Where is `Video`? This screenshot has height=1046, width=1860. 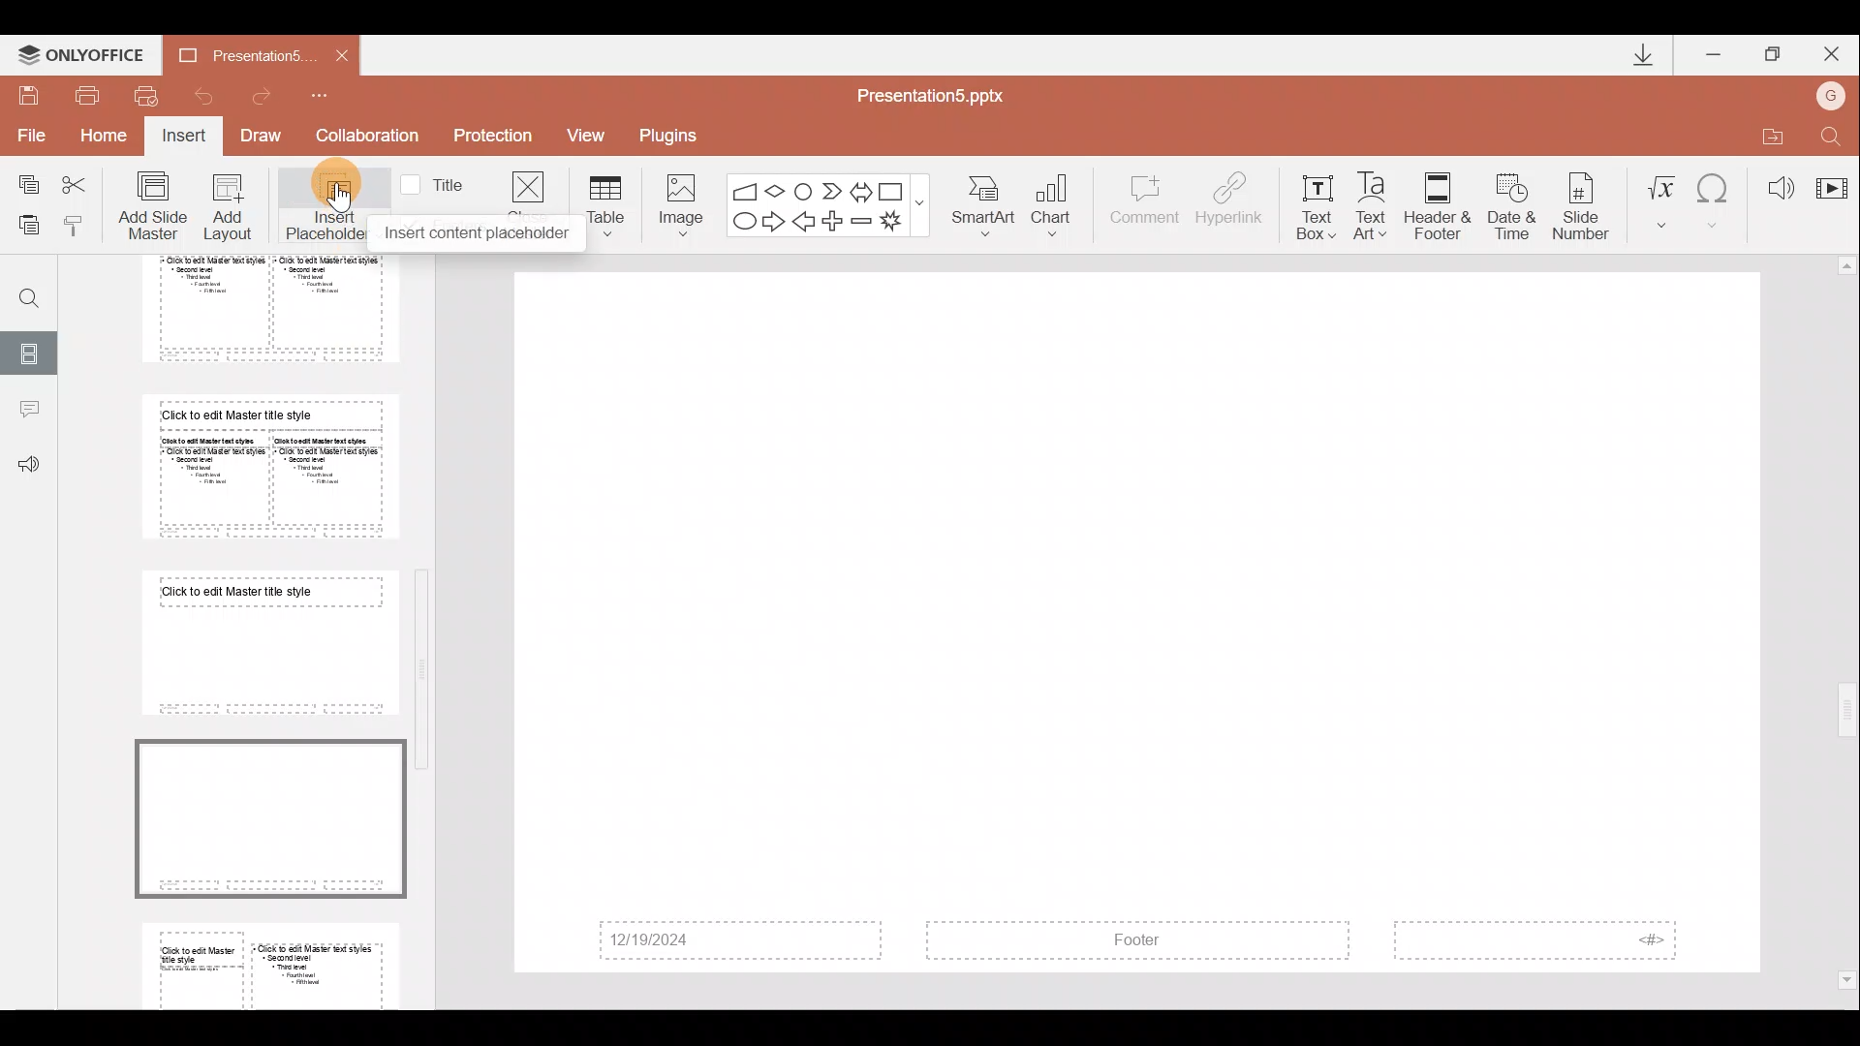
Video is located at coordinates (1831, 179).